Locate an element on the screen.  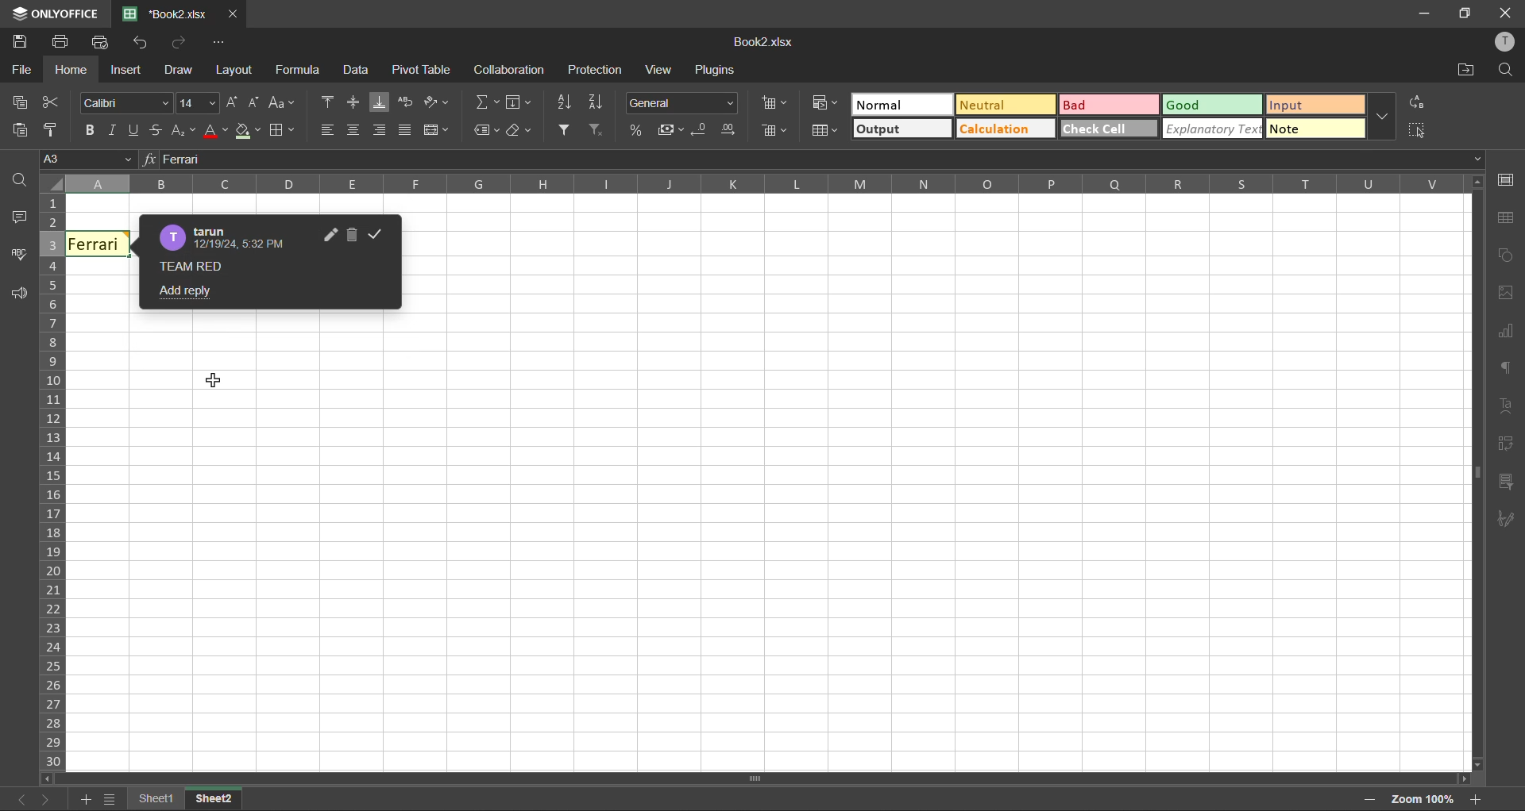
fields is located at coordinates (522, 102).